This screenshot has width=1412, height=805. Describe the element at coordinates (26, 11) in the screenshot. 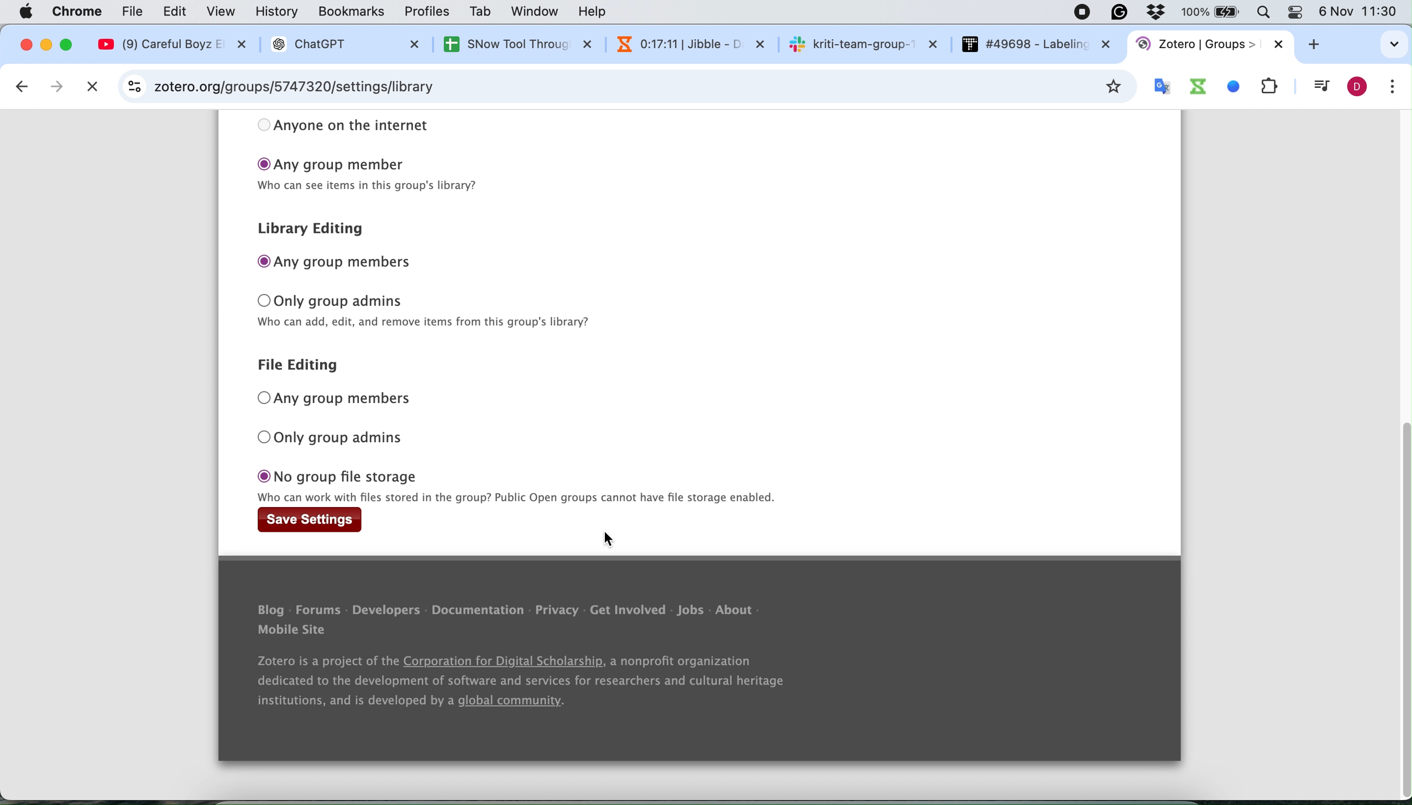

I see `Apple logo` at that location.